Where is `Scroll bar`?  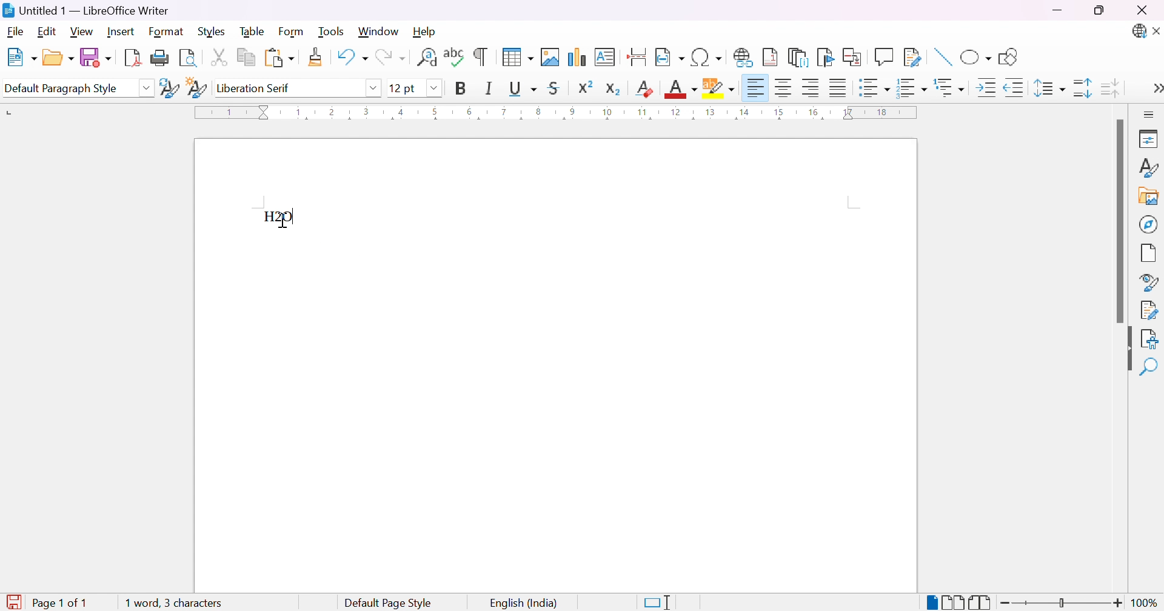 Scroll bar is located at coordinates (1119, 222).